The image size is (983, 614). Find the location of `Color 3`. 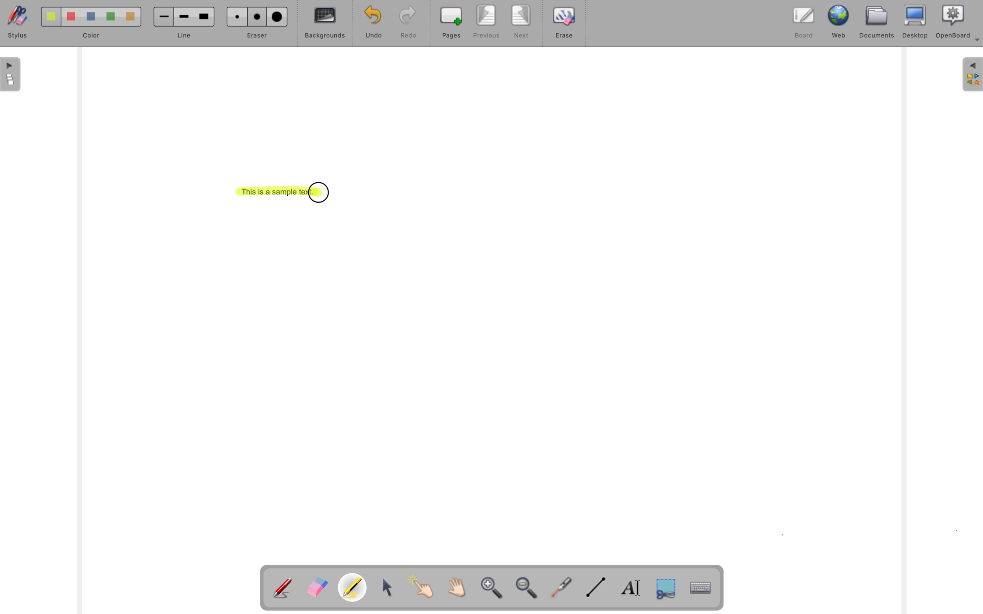

Color 3 is located at coordinates (91, 17).